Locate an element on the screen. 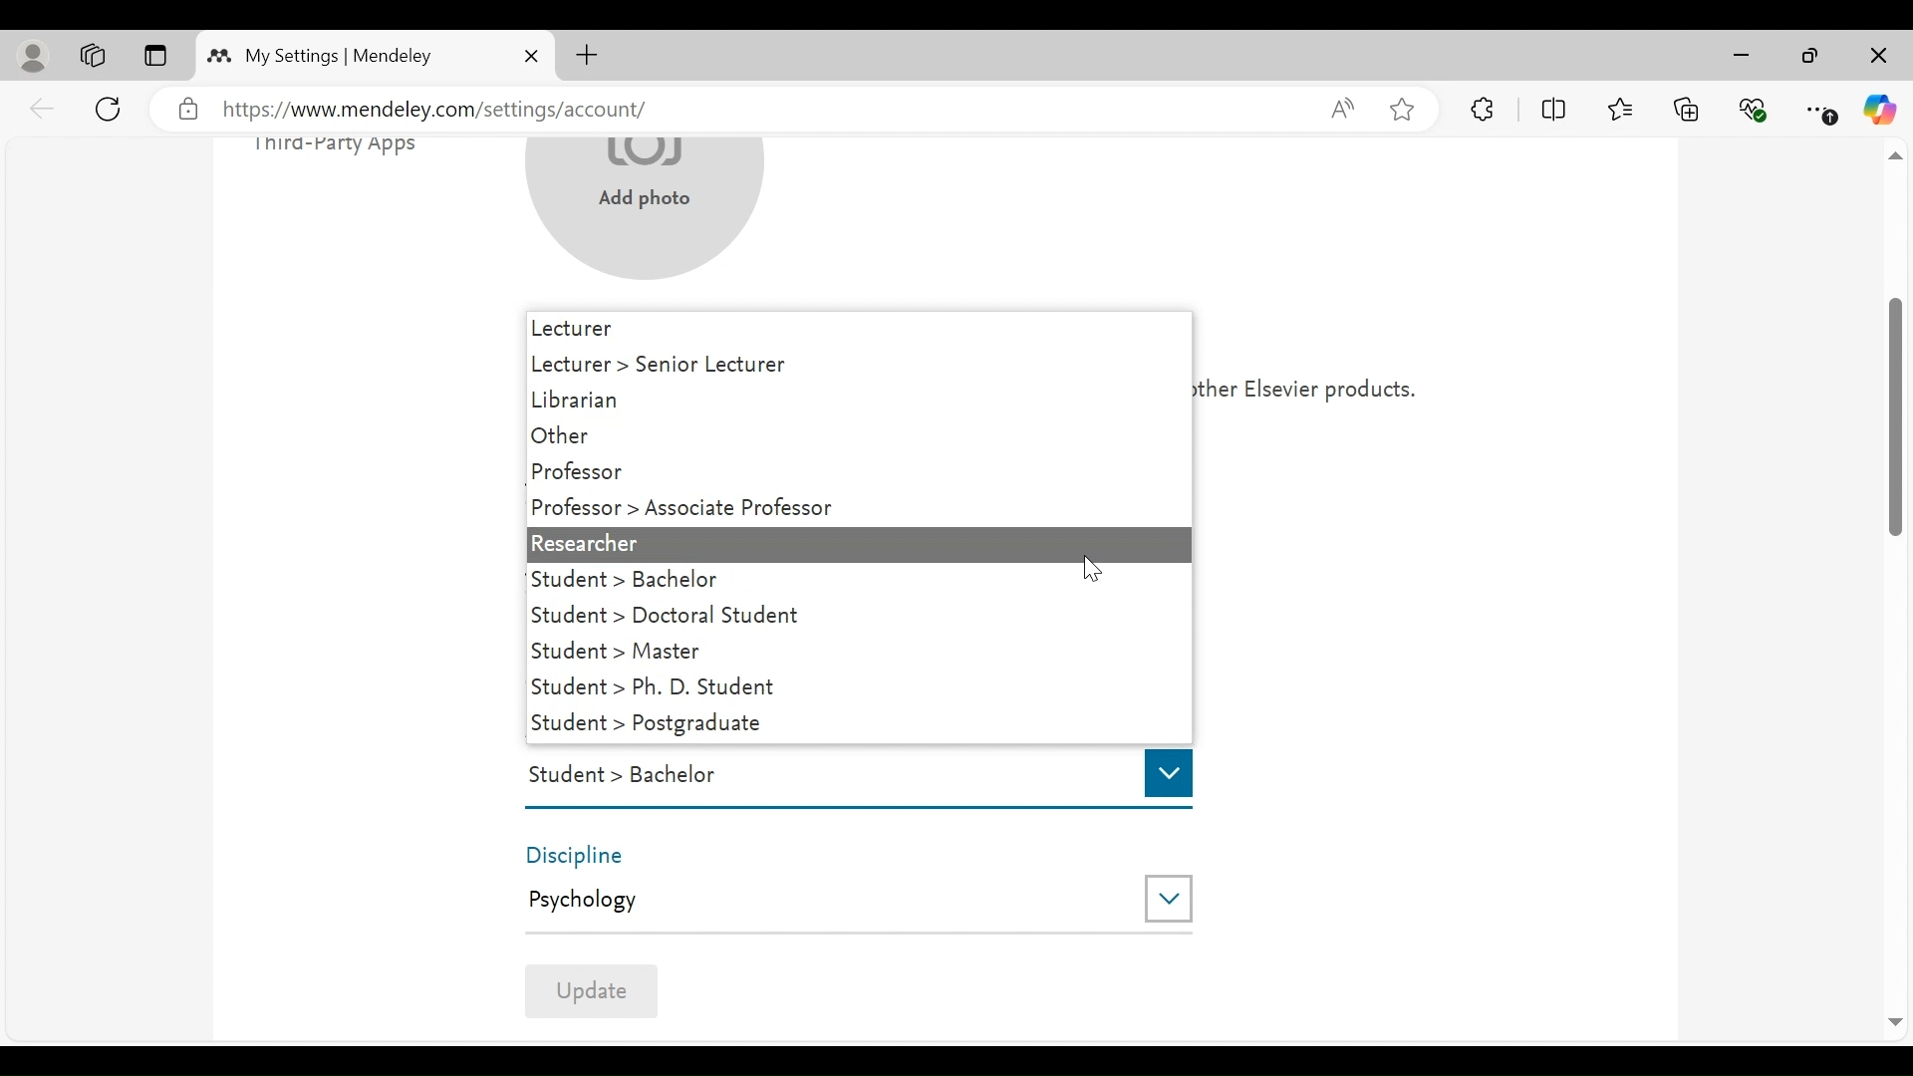 The height and width of the screenshot is (1076, 1913). Professor is located at coordinates (852, 471).